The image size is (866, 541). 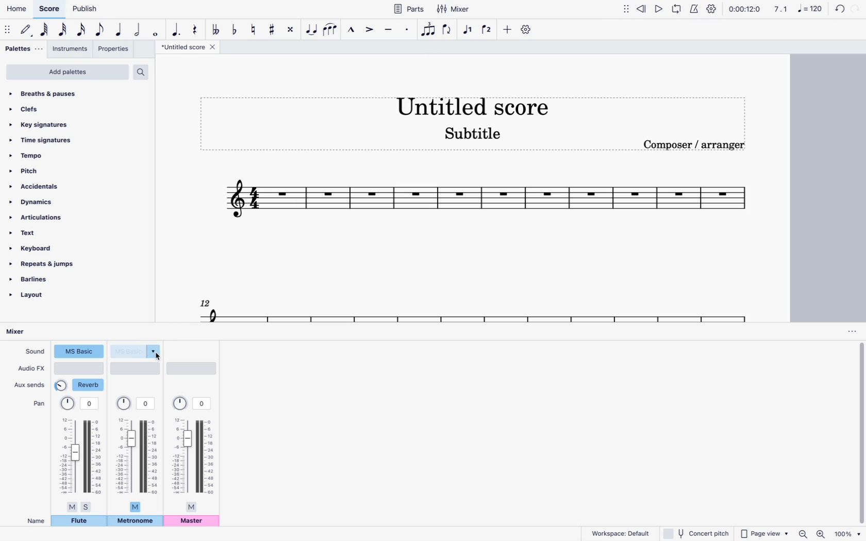 I want to click on mixer, so click(x=454, y=9).